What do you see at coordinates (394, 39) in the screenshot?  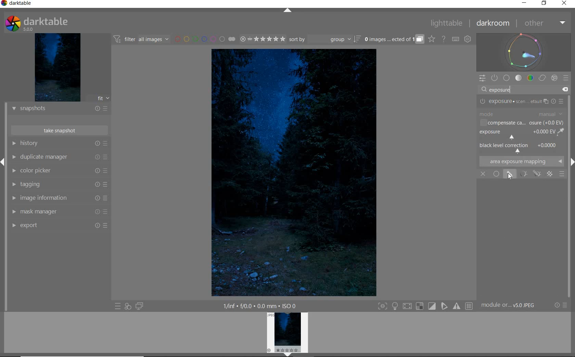 I see `EXPAND GROUPED IMAGES` at bounding box center [394, 39].